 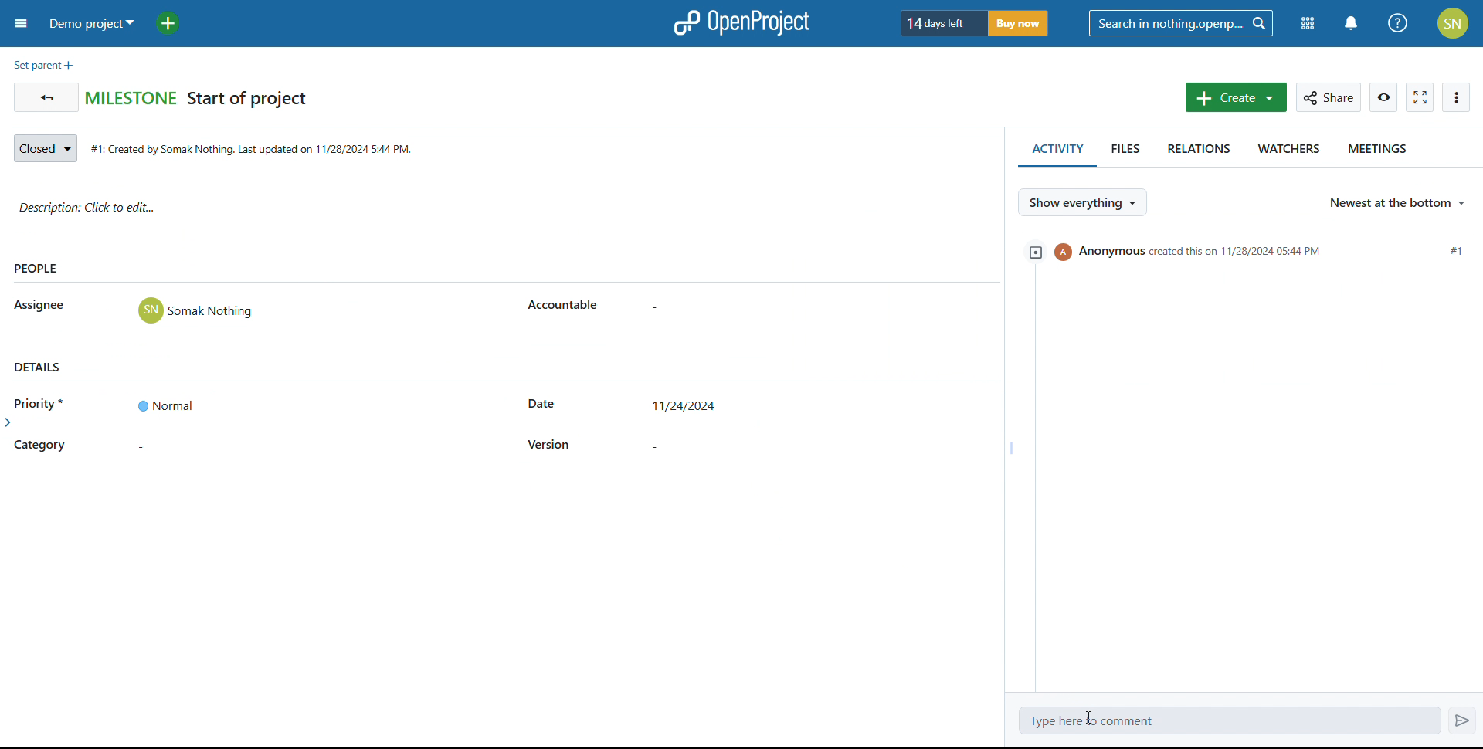 What do you see at coordinates (686, 444) in the screenshot?
I see `set version` at bounding box center [686, 444].